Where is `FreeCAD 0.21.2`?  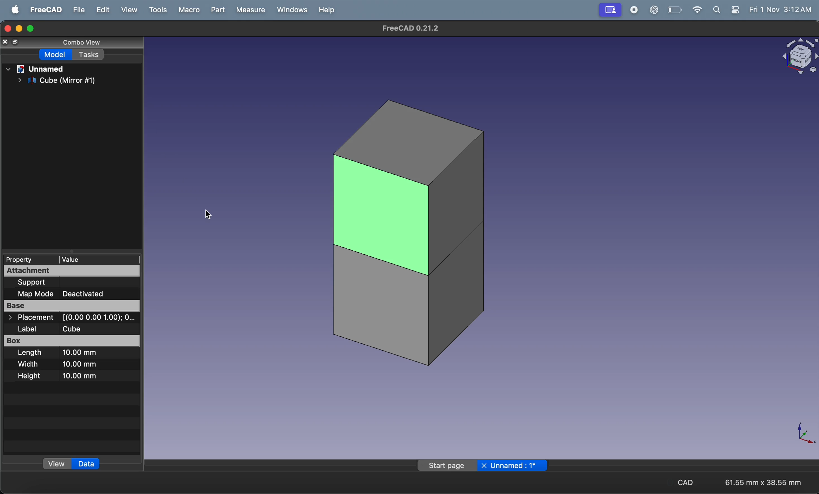 FreeCAD 0.21.2 is located at coordinates (408, 28).